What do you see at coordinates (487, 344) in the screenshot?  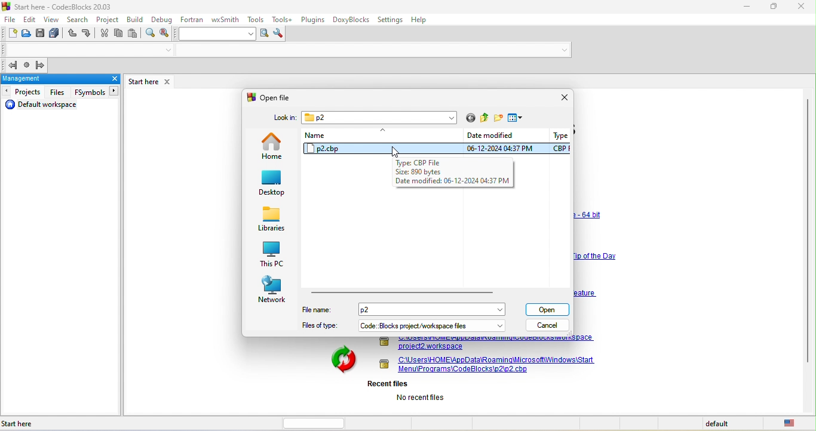 I see `link` at bounding box center [487, 344].